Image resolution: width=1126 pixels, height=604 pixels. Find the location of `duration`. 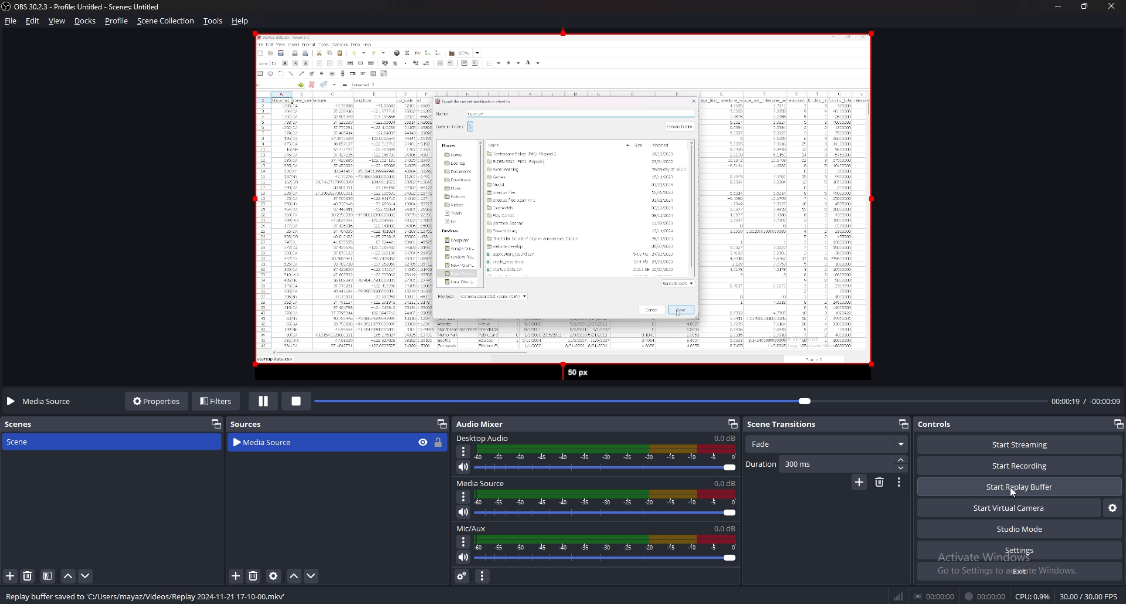

duration is located at coordinates (819, 464).